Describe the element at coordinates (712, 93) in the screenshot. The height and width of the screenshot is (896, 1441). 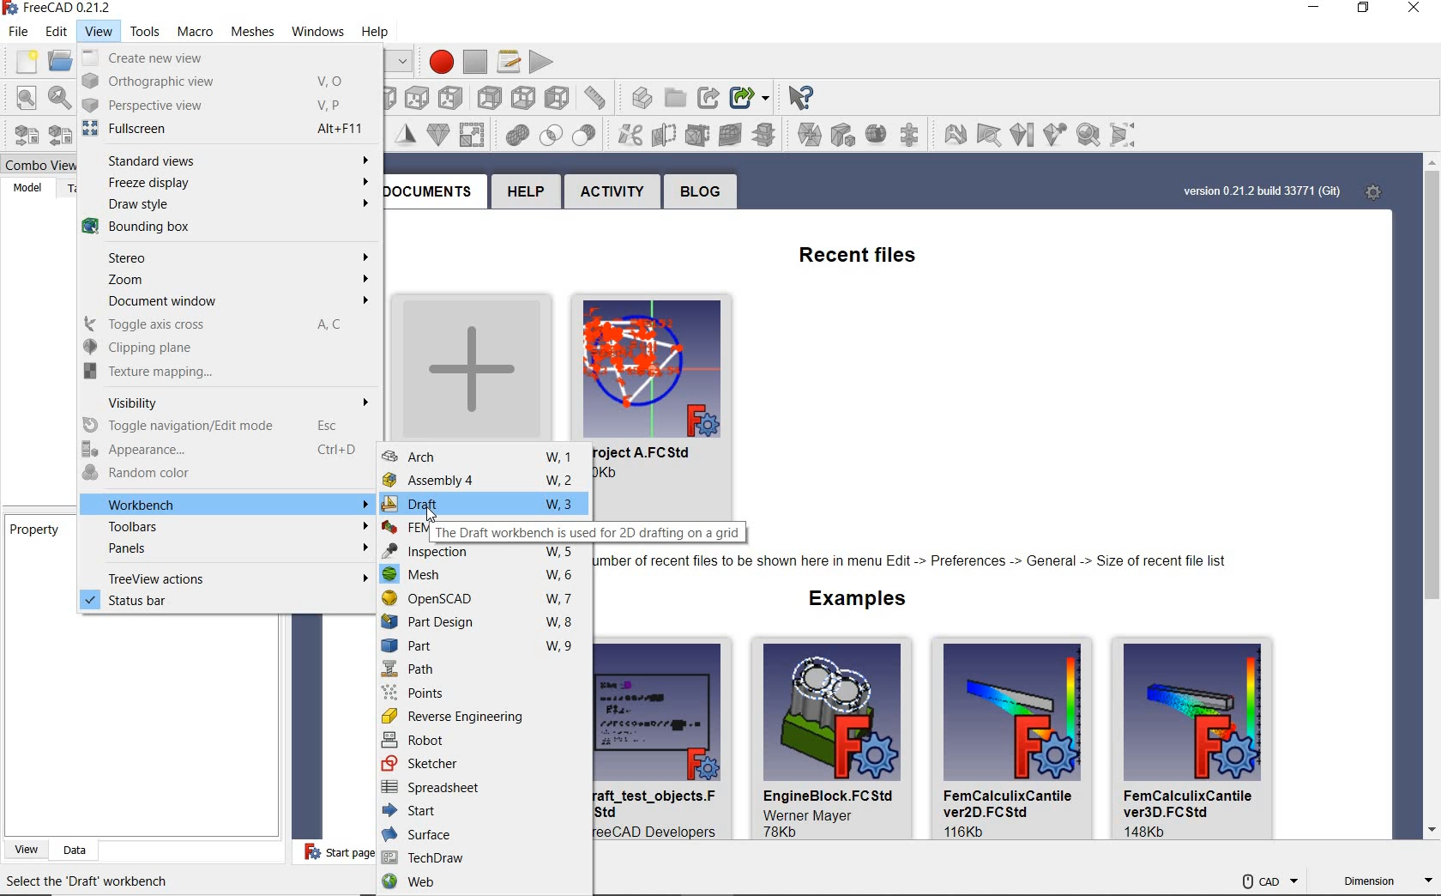
I see `make sub-link` at that location.